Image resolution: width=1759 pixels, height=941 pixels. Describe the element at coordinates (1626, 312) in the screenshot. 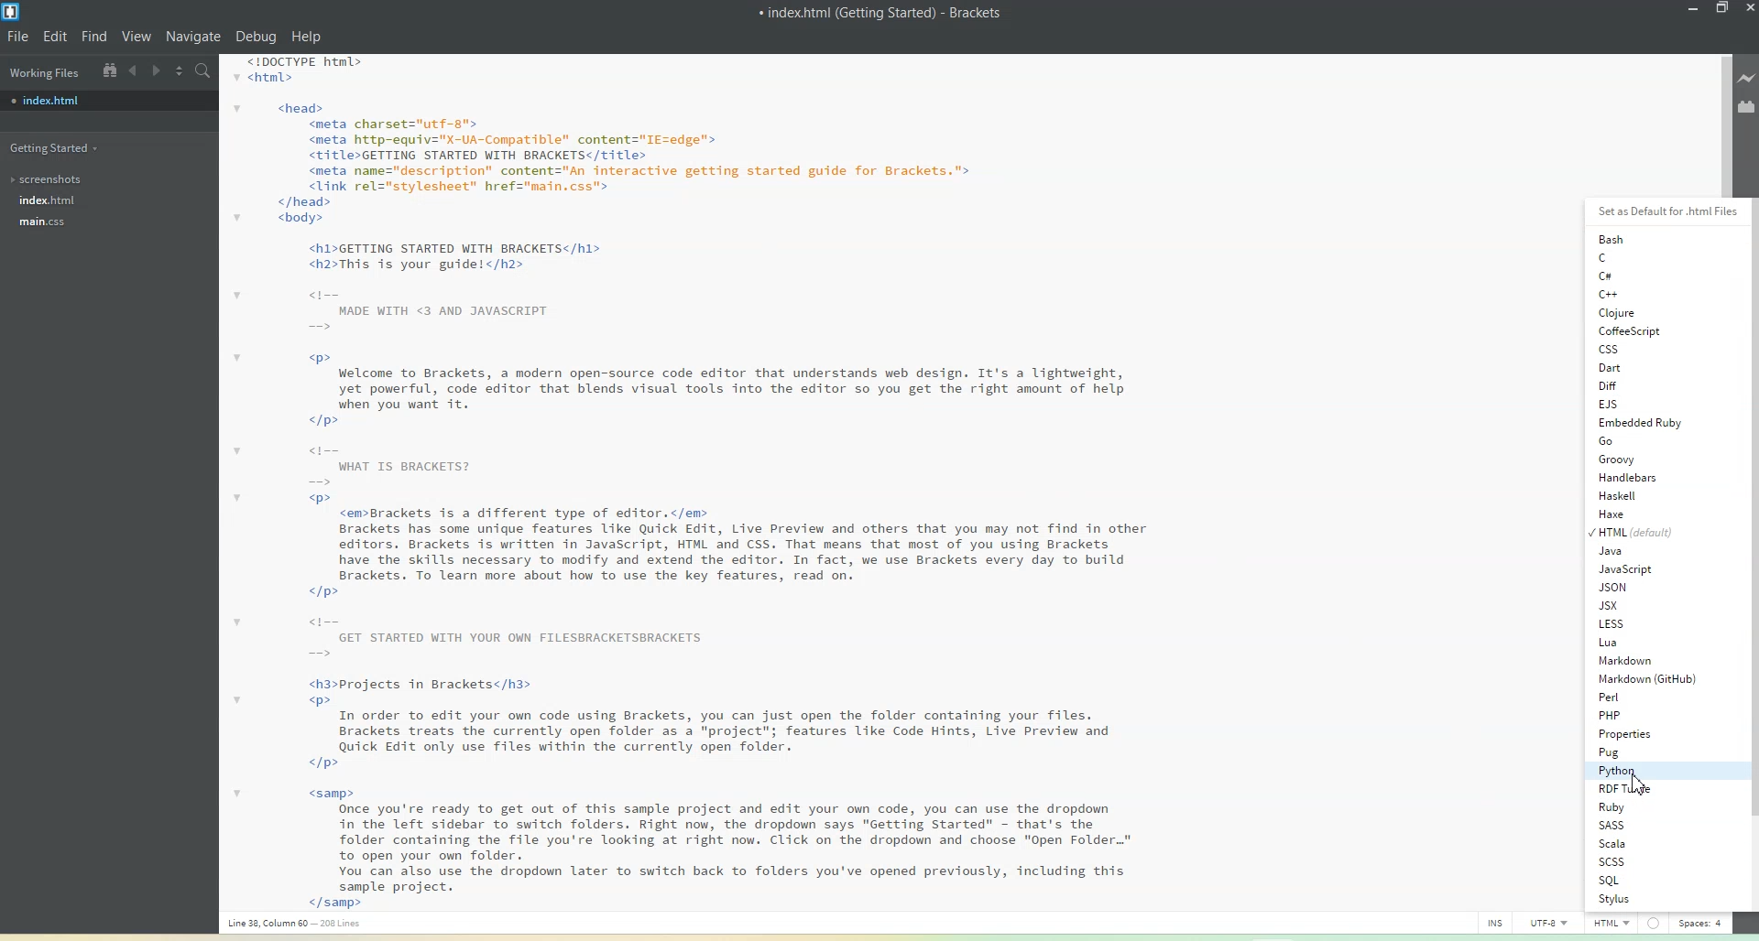

I see `Clojure` at that location.